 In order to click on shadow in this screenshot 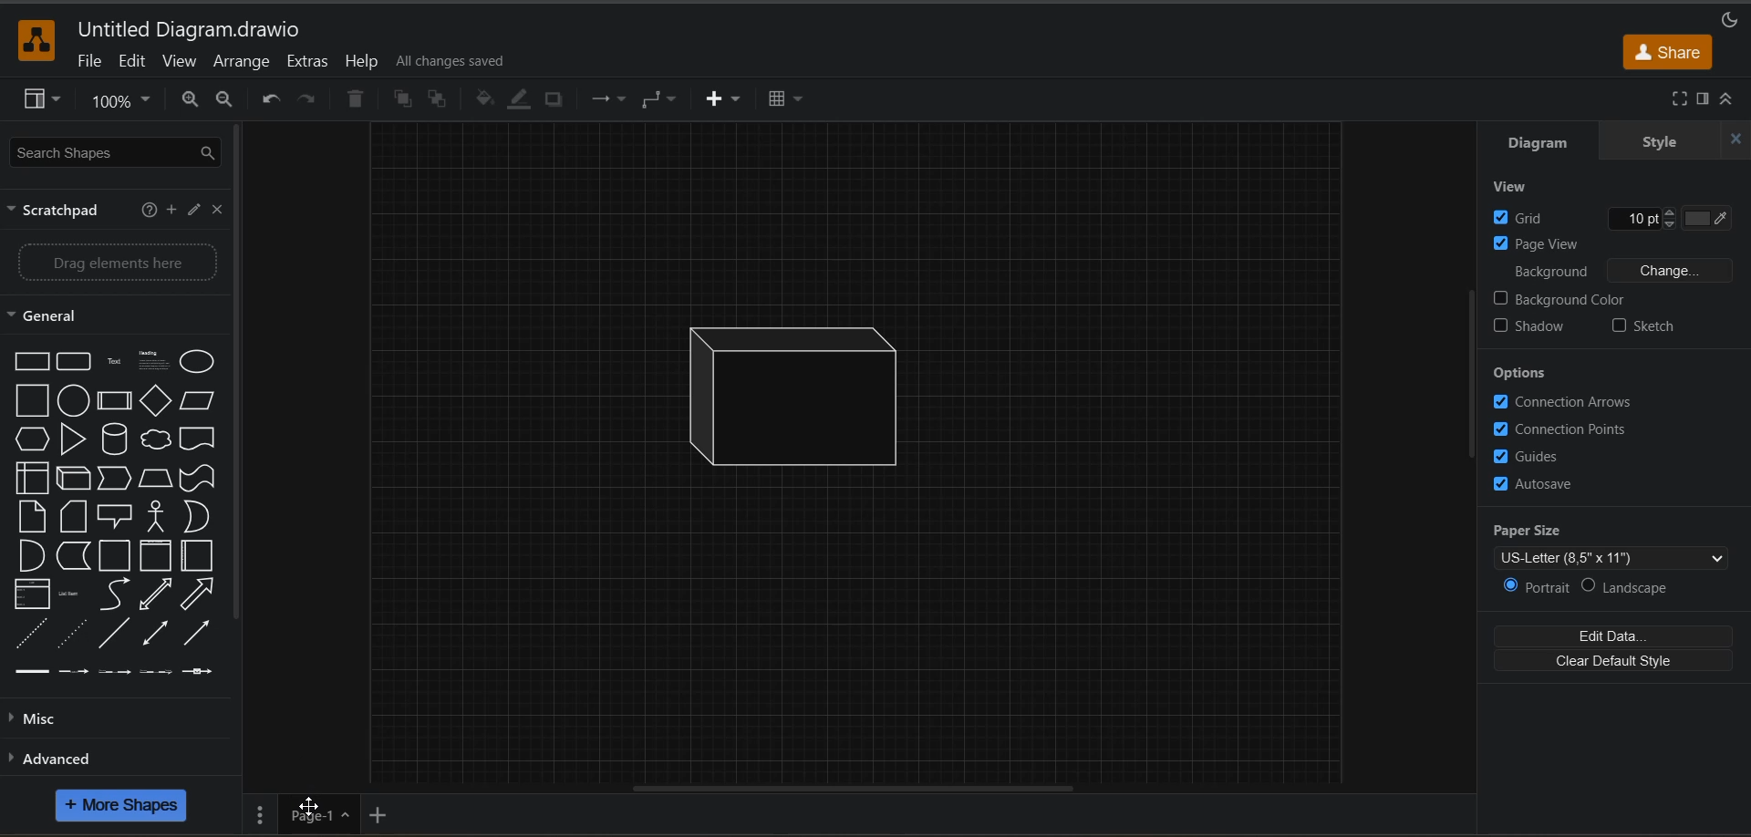, I will do `click(554, 102)`.